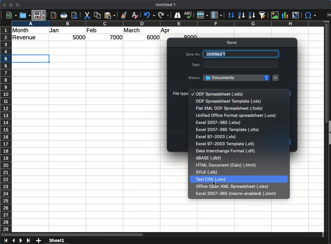 This screenshot has width=331, height=244. Describe the element at coordinates (54, 15) in the screenshot. I see `pdf reader` at that location.